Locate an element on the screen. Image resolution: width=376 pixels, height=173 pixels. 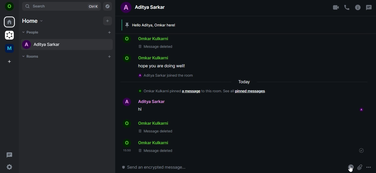
threads is located at coordinates (369, 7).